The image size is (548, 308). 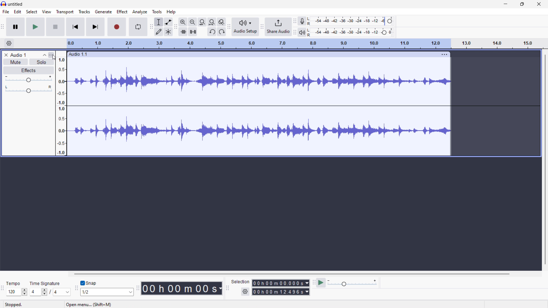 What do you see at coordinates (442, 54) in the screenshot?
I see `track options` at bounding box center [442, 54].